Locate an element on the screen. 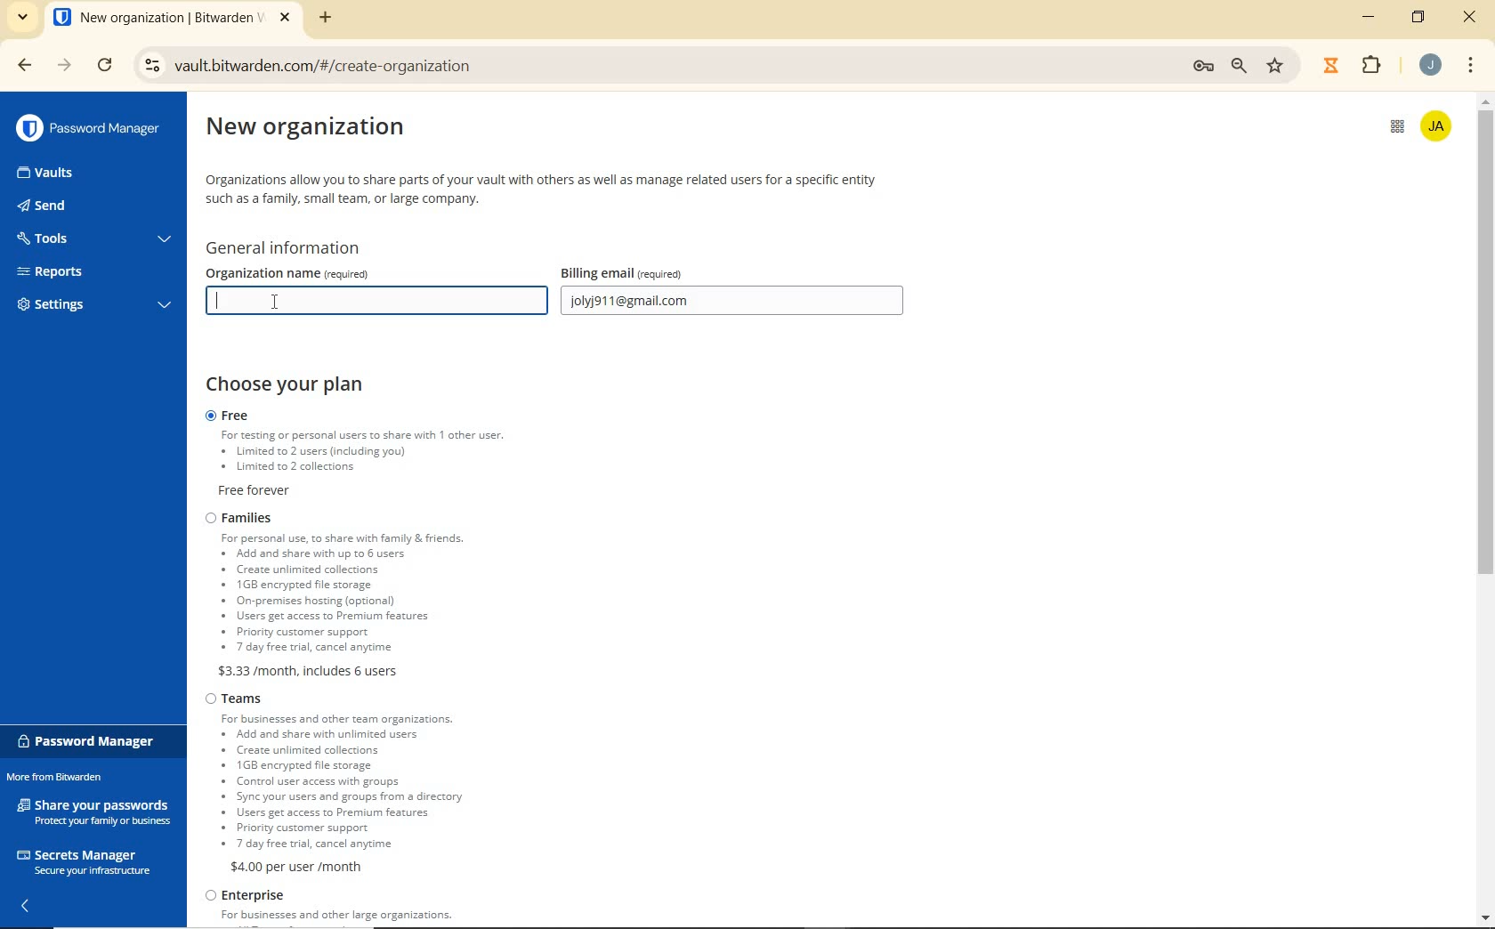 The height and width of the screenshot is (929, 1495). bookmark this tab is located at coordinates (1278, 64).